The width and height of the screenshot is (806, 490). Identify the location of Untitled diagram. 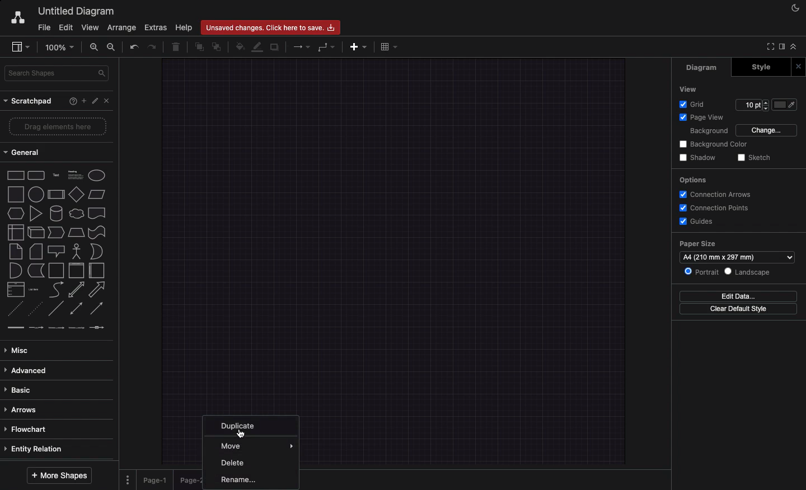
(77, 13).